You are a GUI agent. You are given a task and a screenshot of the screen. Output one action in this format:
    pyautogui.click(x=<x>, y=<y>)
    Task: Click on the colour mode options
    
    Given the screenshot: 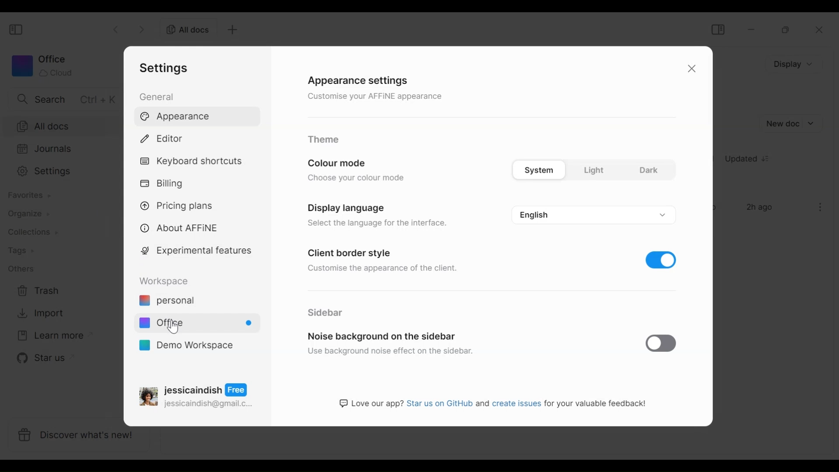 What is the action you would take?
    pyautogui.click(x=592, y=168)
    